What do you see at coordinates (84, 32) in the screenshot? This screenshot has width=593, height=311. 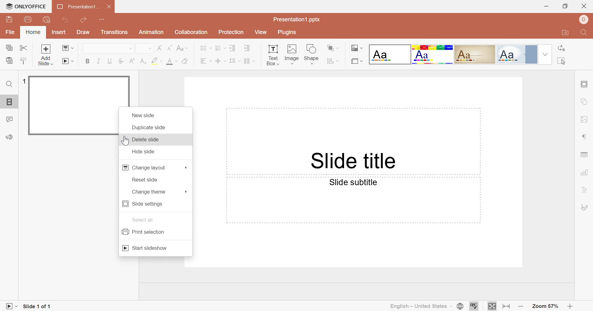 I see `Draw` at bounding box center [84, 32].